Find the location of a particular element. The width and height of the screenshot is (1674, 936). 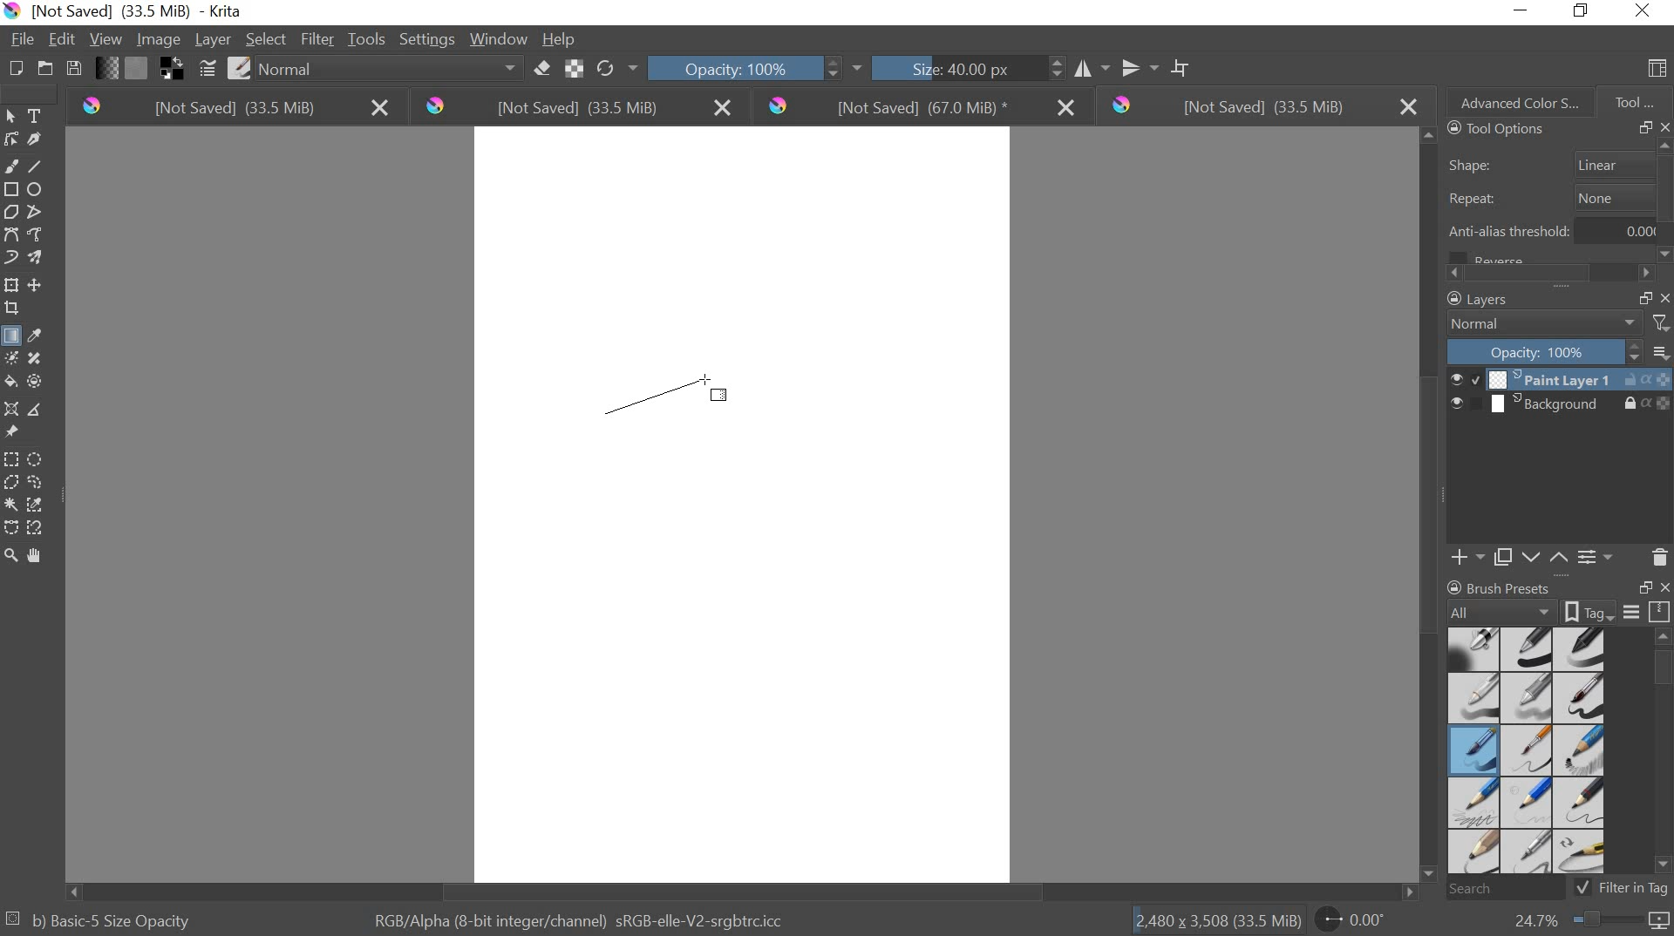

similar color selection is located at coordinates (38, 505).